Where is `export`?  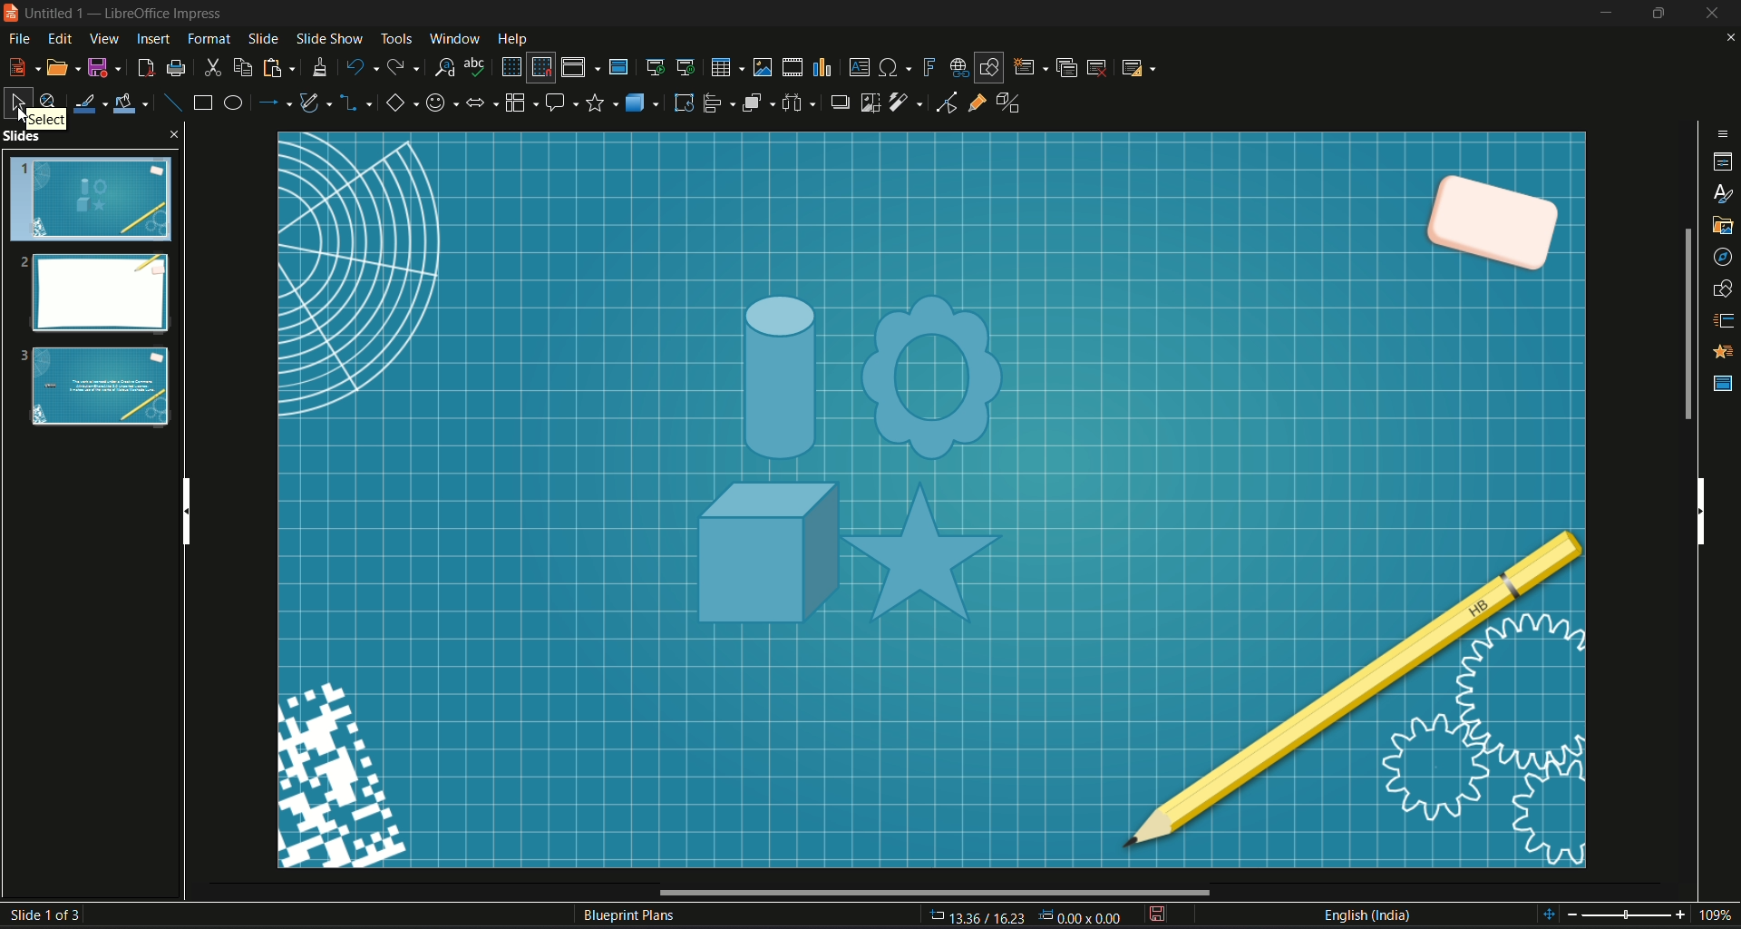 export is located at coordinates (143, 68).